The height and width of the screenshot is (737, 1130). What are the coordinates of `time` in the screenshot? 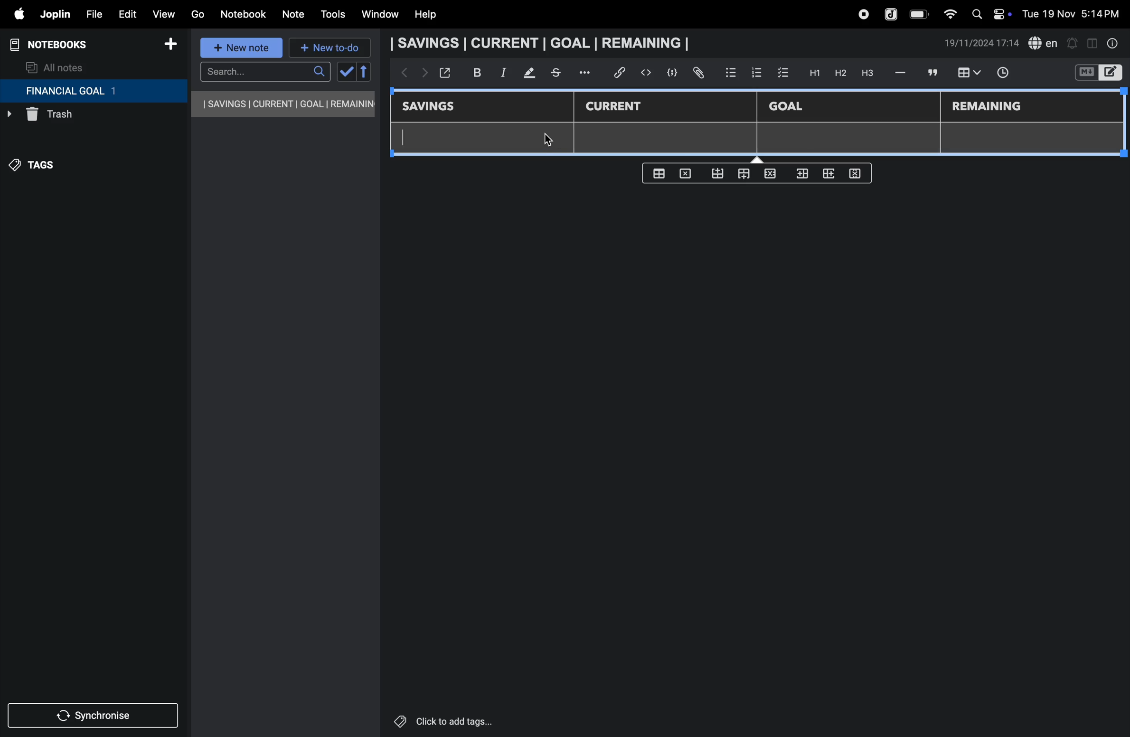 It's located at (1009, 74).